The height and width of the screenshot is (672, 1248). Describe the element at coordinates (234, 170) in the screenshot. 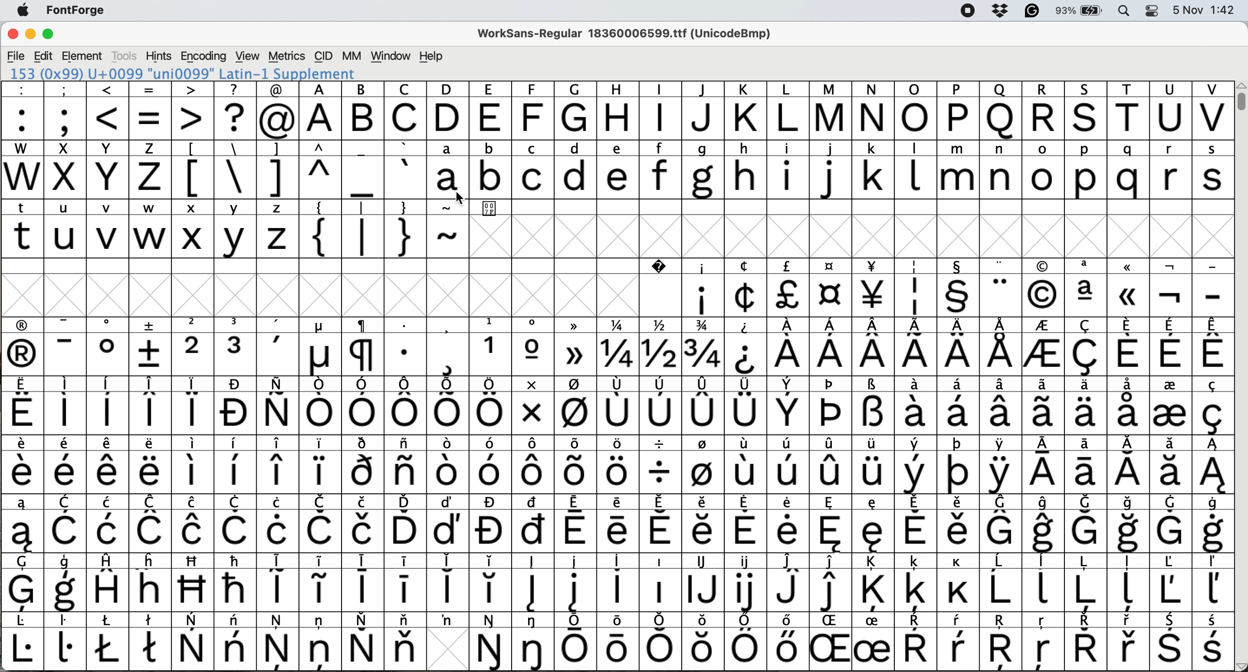

I see `\` at that location.